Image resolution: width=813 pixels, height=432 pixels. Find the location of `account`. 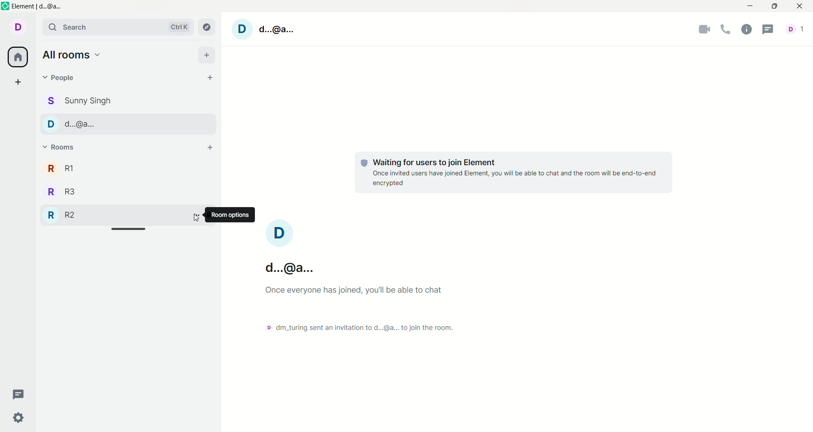

account is located at coordinates (266, 29).